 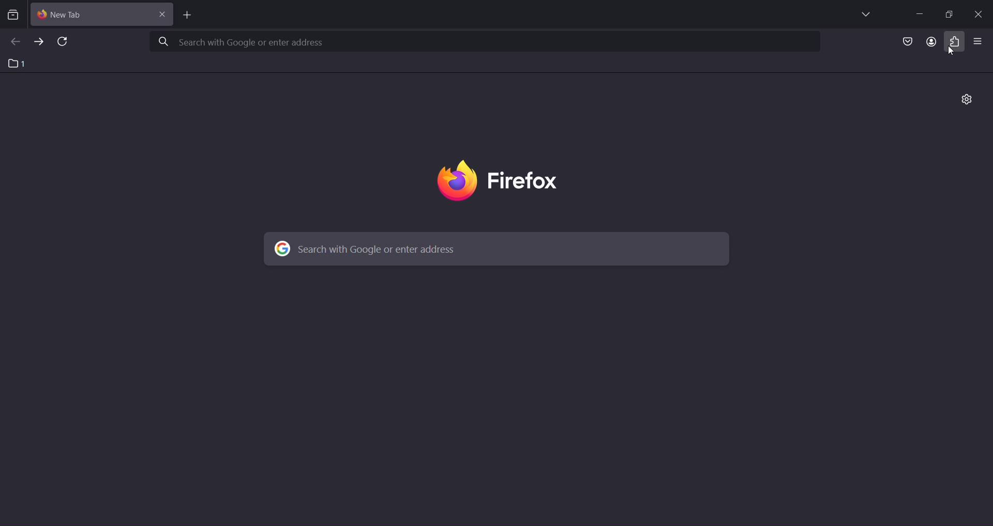 I want to click on search with google or enter address, so click(x=484, y=41).